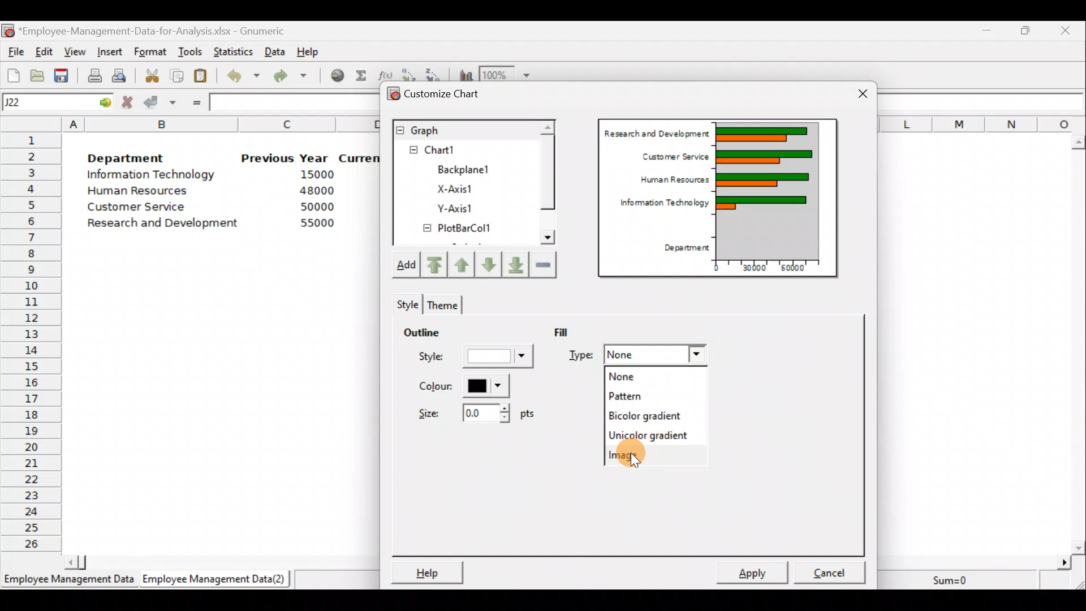 The width and height of the screenshot is (1086, 611). Describe the element at coordinates (458, 230) in the screenshot. I see `PlotBarCol1` at that location.